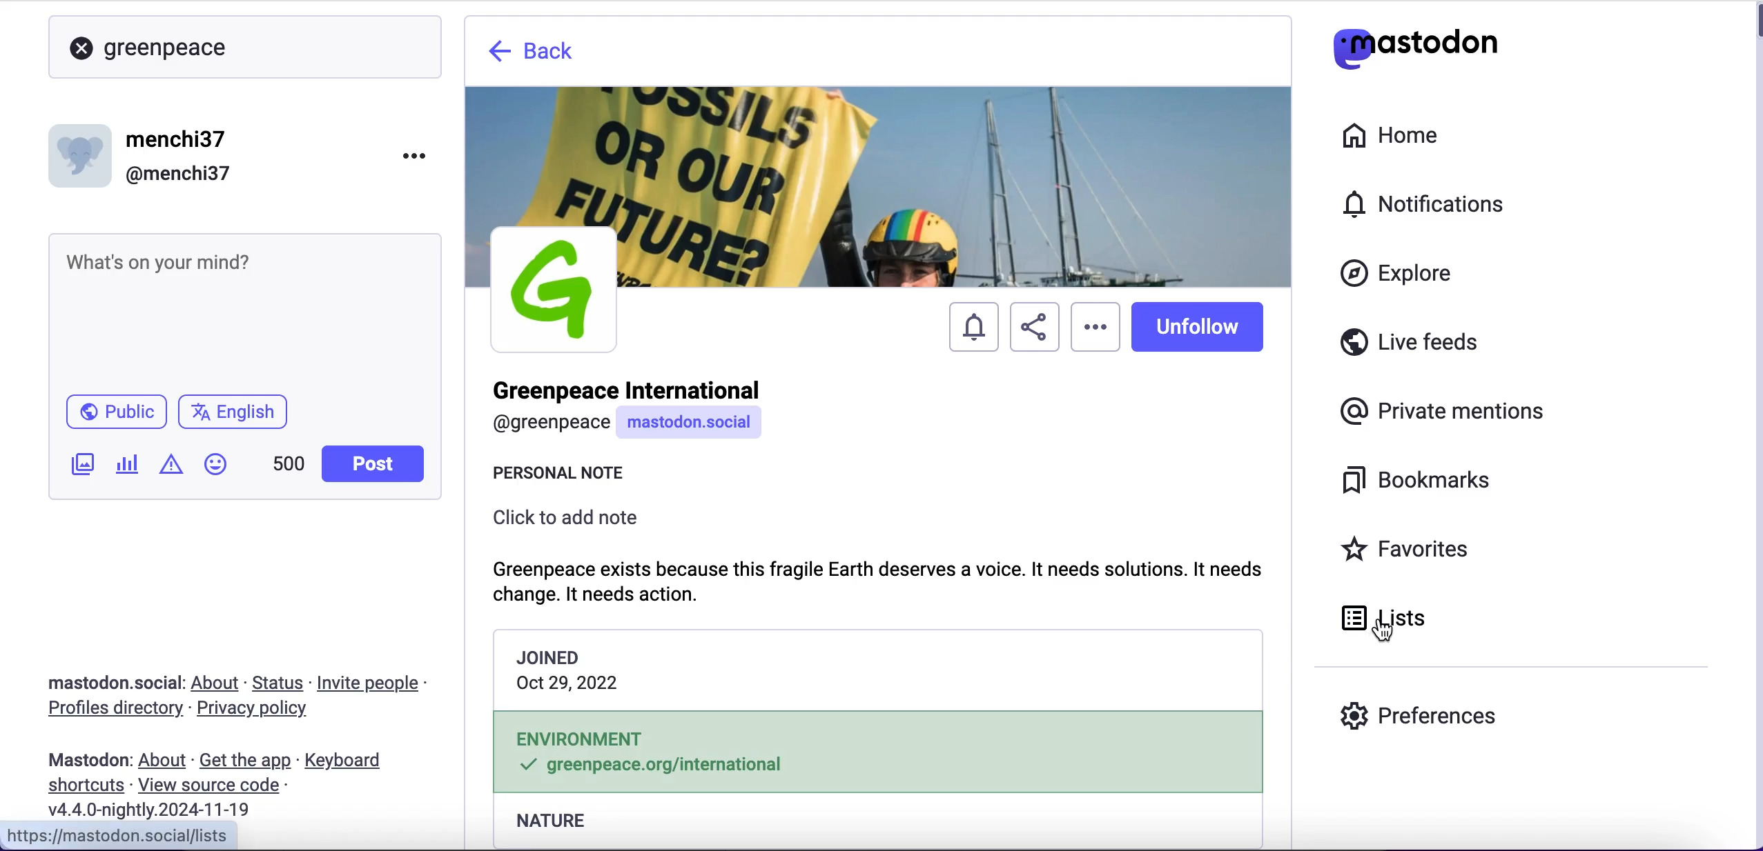 Image resolution: width=1763 pixels, height=851 pixels. I want to click on notifications, so click(1430, 203).